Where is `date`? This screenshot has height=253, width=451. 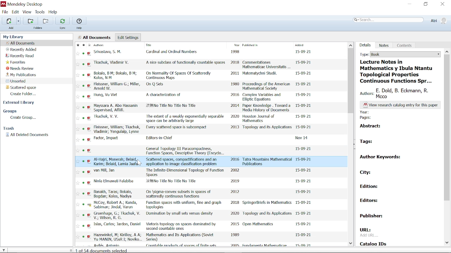
date is located at coordinates (305, 96).